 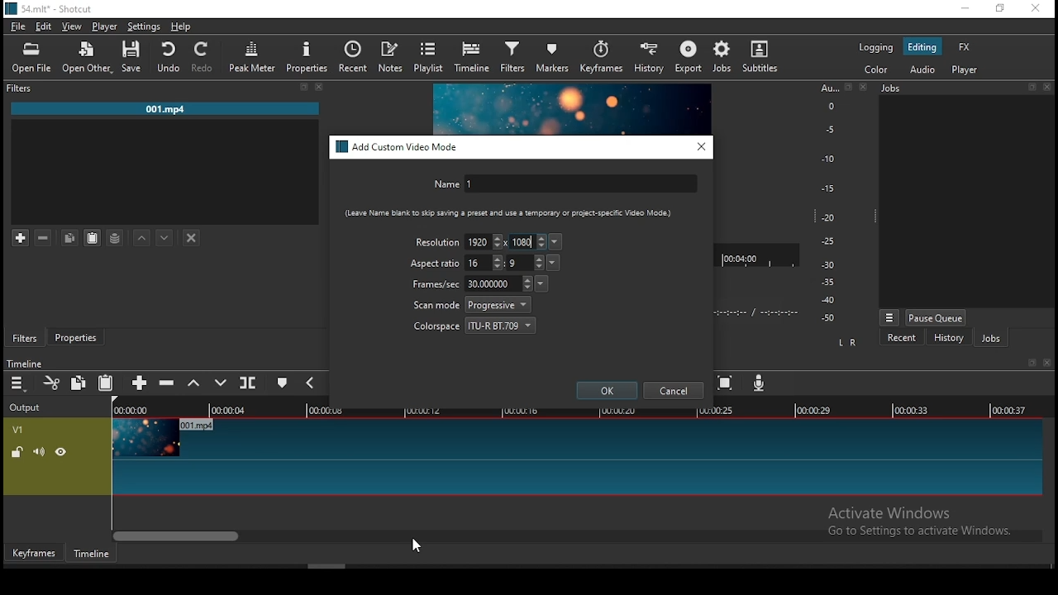 What do you see at coordinates (713, 411) in the screenshot?
I see `00:00:25` at bounding box center [713, 411].